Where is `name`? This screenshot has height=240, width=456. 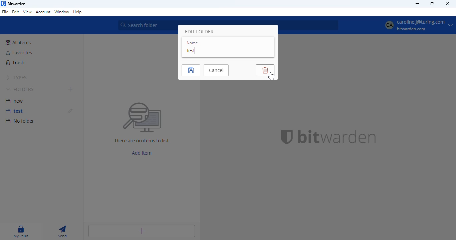 name is located at coordinates (193, 43).